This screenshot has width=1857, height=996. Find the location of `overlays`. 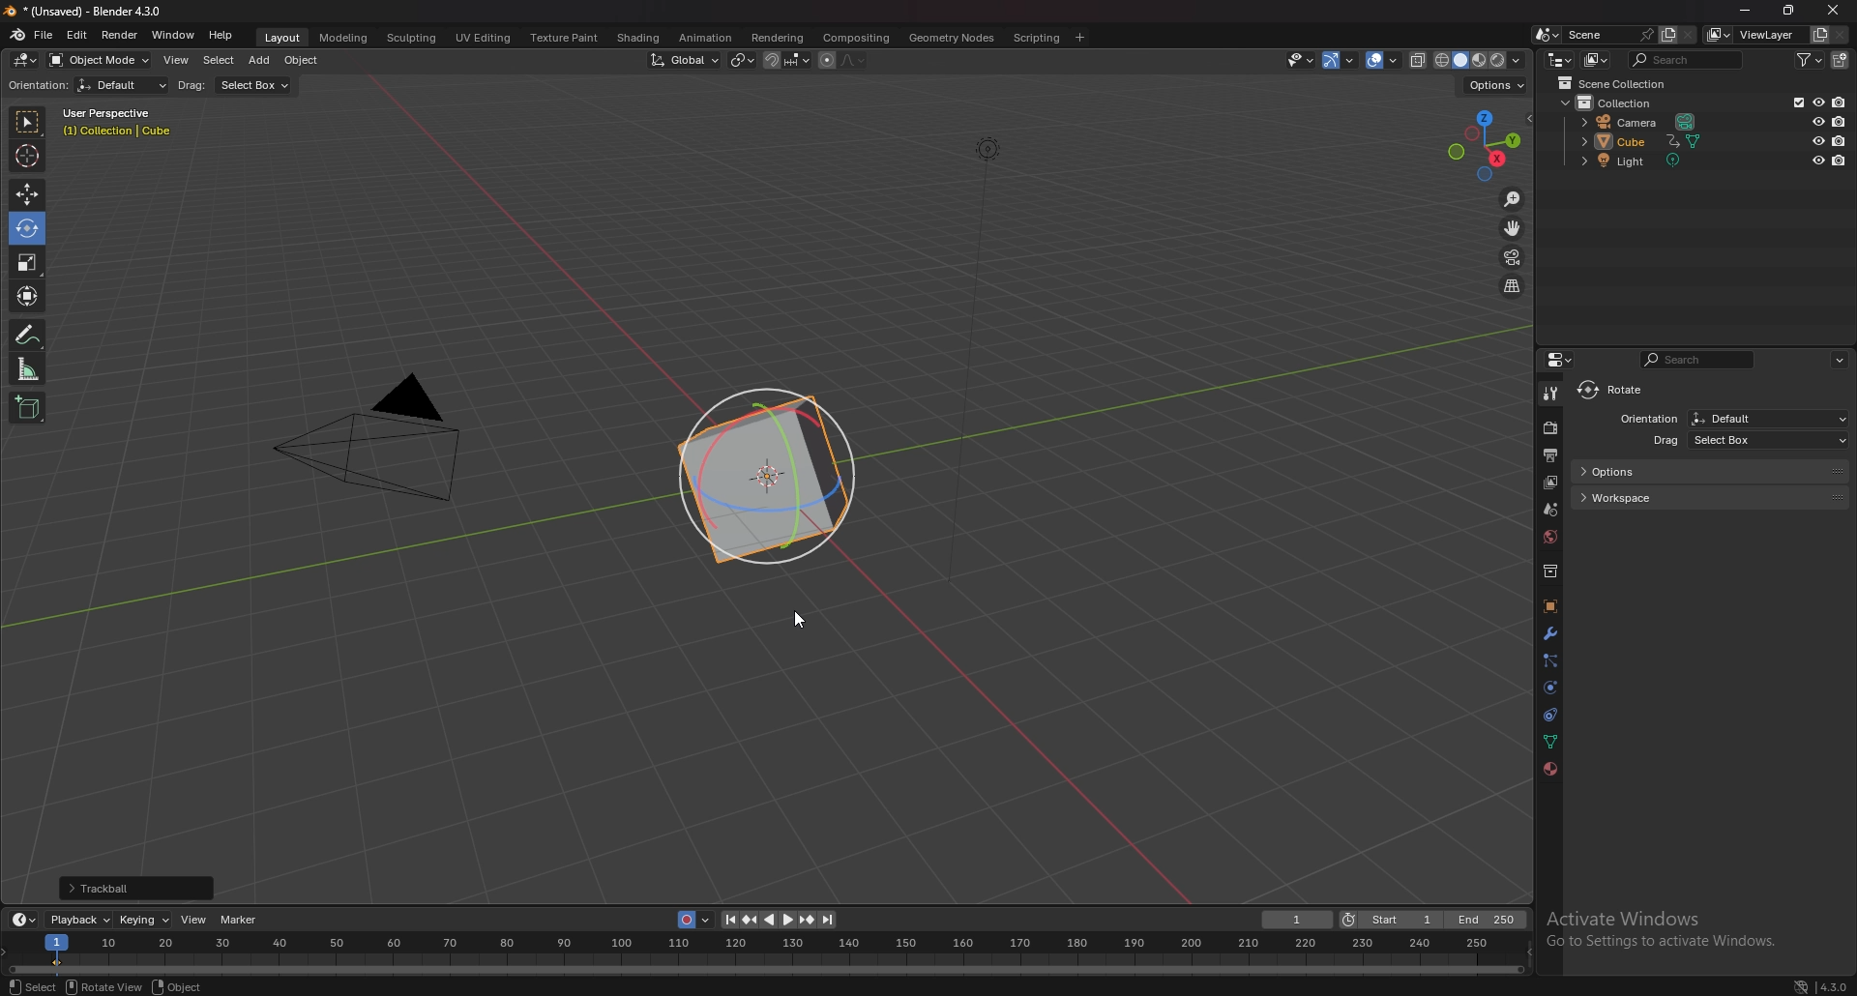

overlays is located at coordinates (1384, 60).